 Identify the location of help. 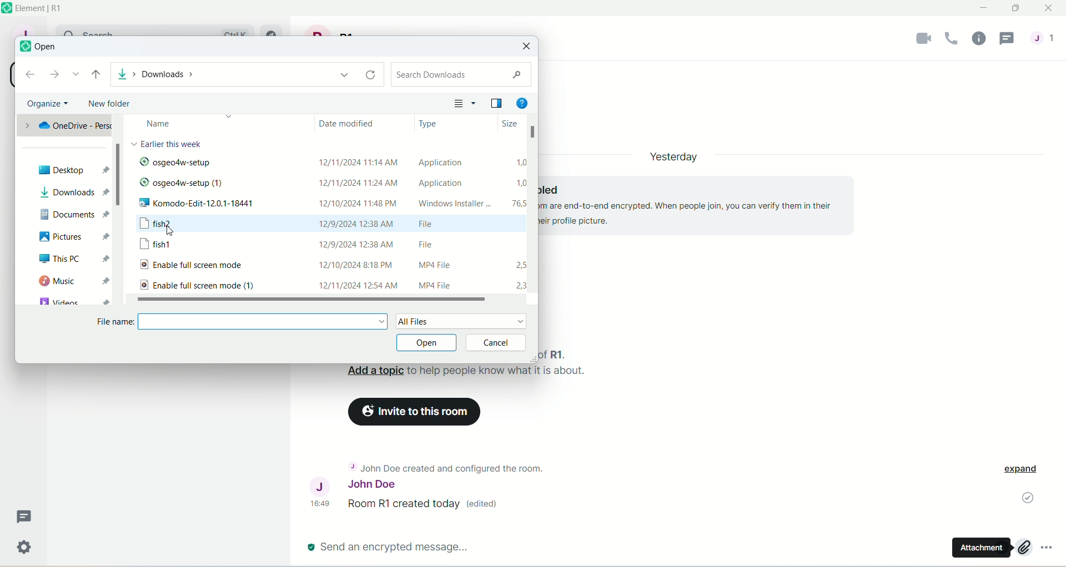
(525, 103).